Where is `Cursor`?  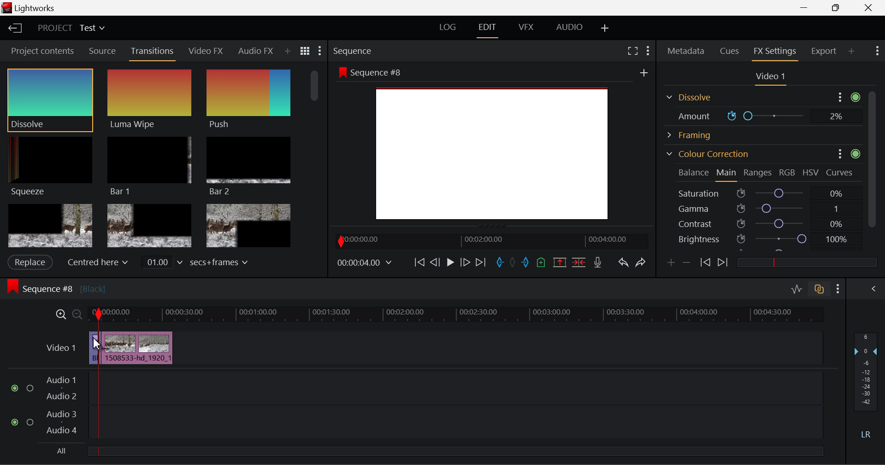 Cursor is located at coordinates (99, 346).